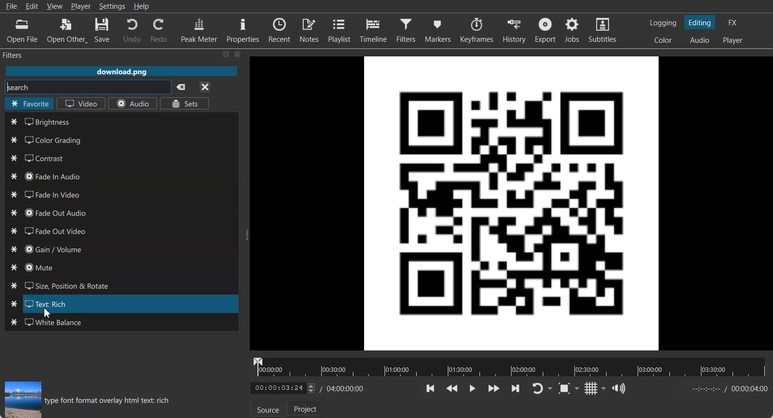 The width and height of the screenshot is (773, 418). What do you see at coordinates (200, 30) in the screenshot?
I see `Peak Meter` at bounding box center [200, 30].